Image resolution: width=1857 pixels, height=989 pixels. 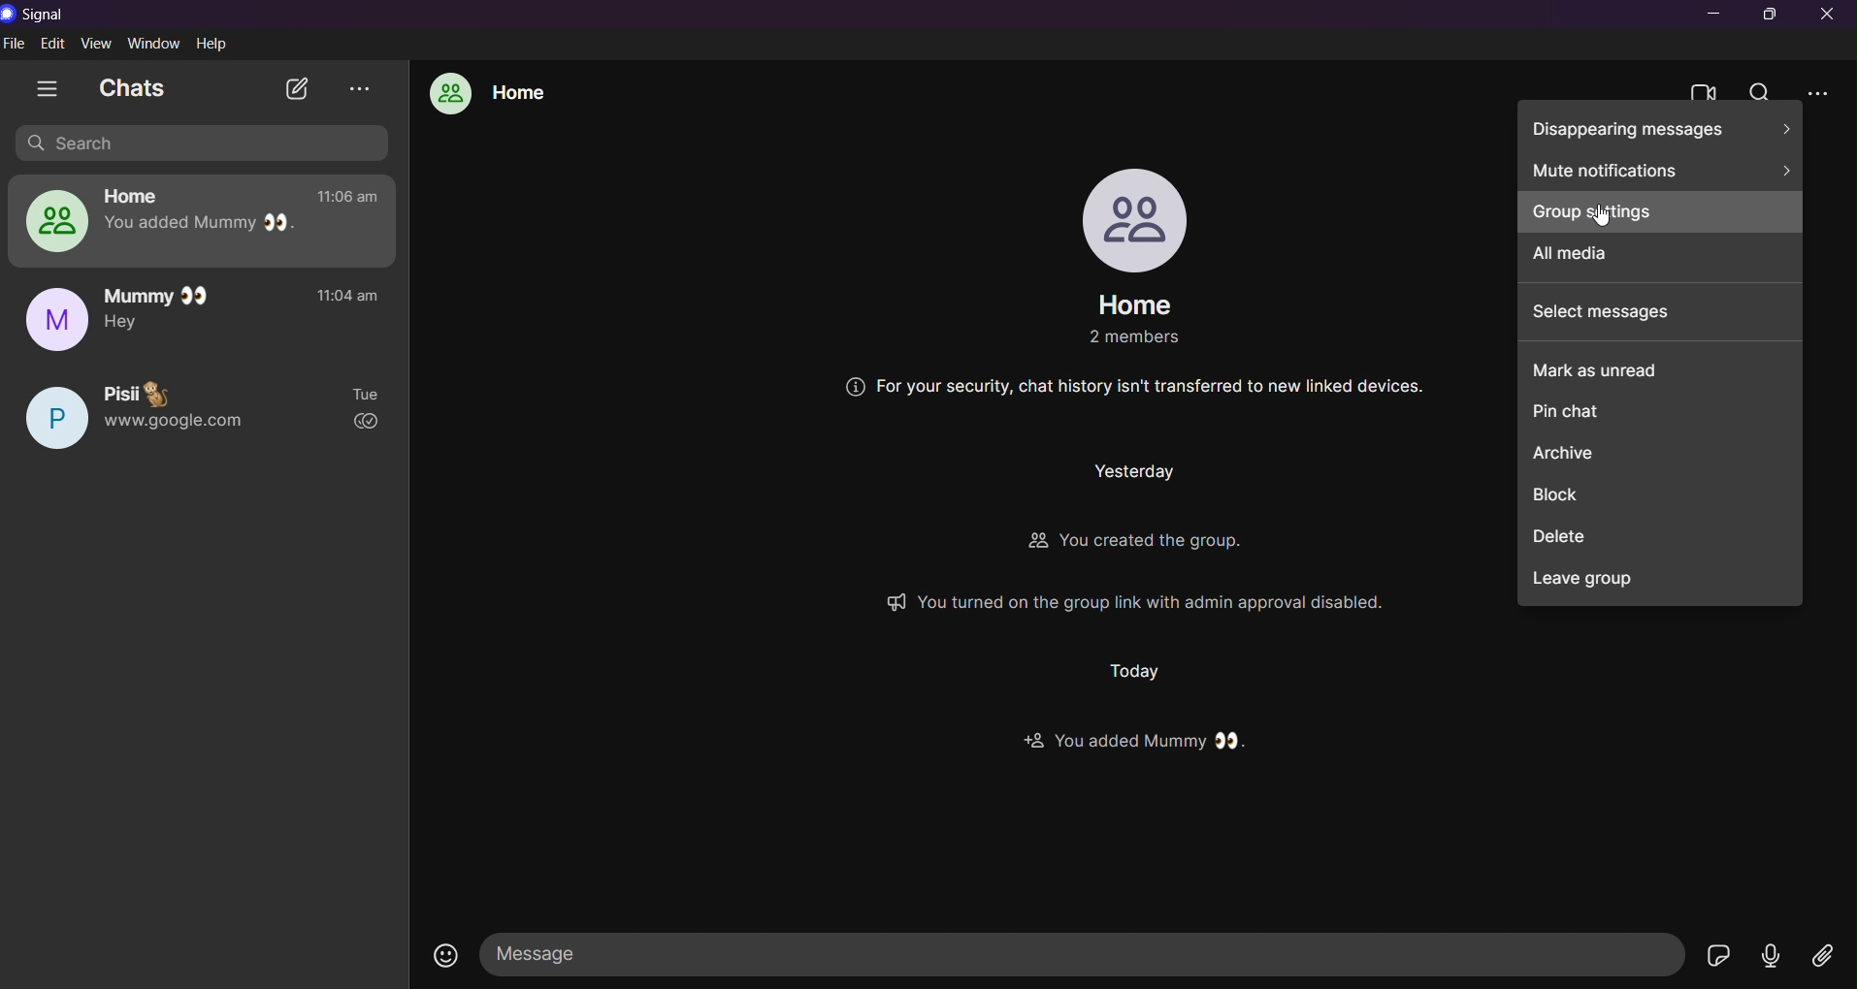 What do you see at coordinates (1830, 16) in the screenshot?
I see `close` at bounding box center [1830, 16].